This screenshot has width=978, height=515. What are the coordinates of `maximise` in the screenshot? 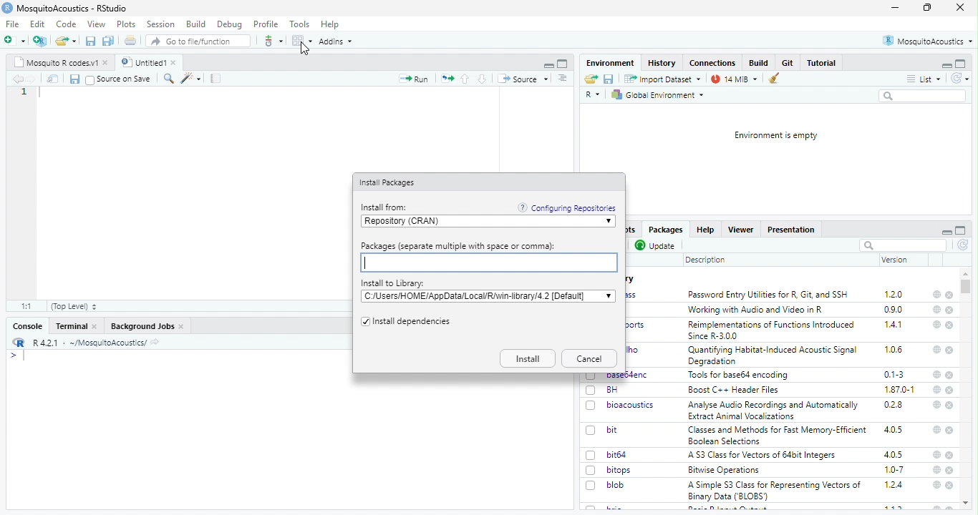 It's located at (961, 230).